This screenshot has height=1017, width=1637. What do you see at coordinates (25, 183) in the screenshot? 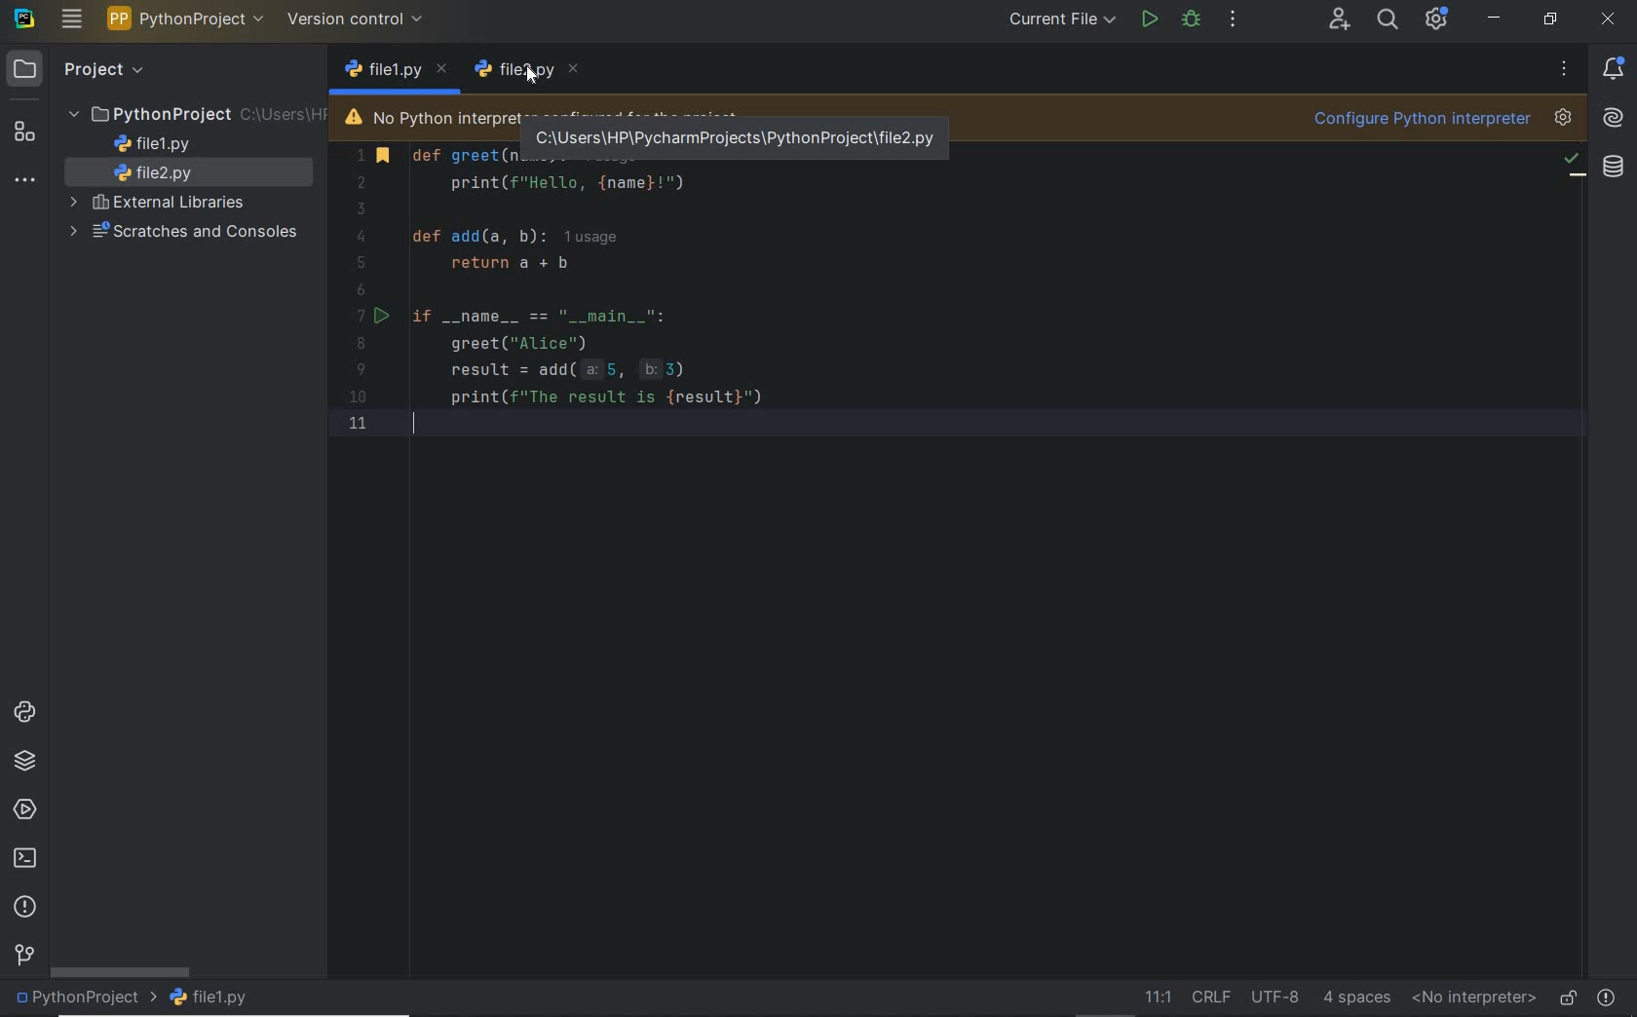
I see `more tool windows` at bounding box center [25, 183].